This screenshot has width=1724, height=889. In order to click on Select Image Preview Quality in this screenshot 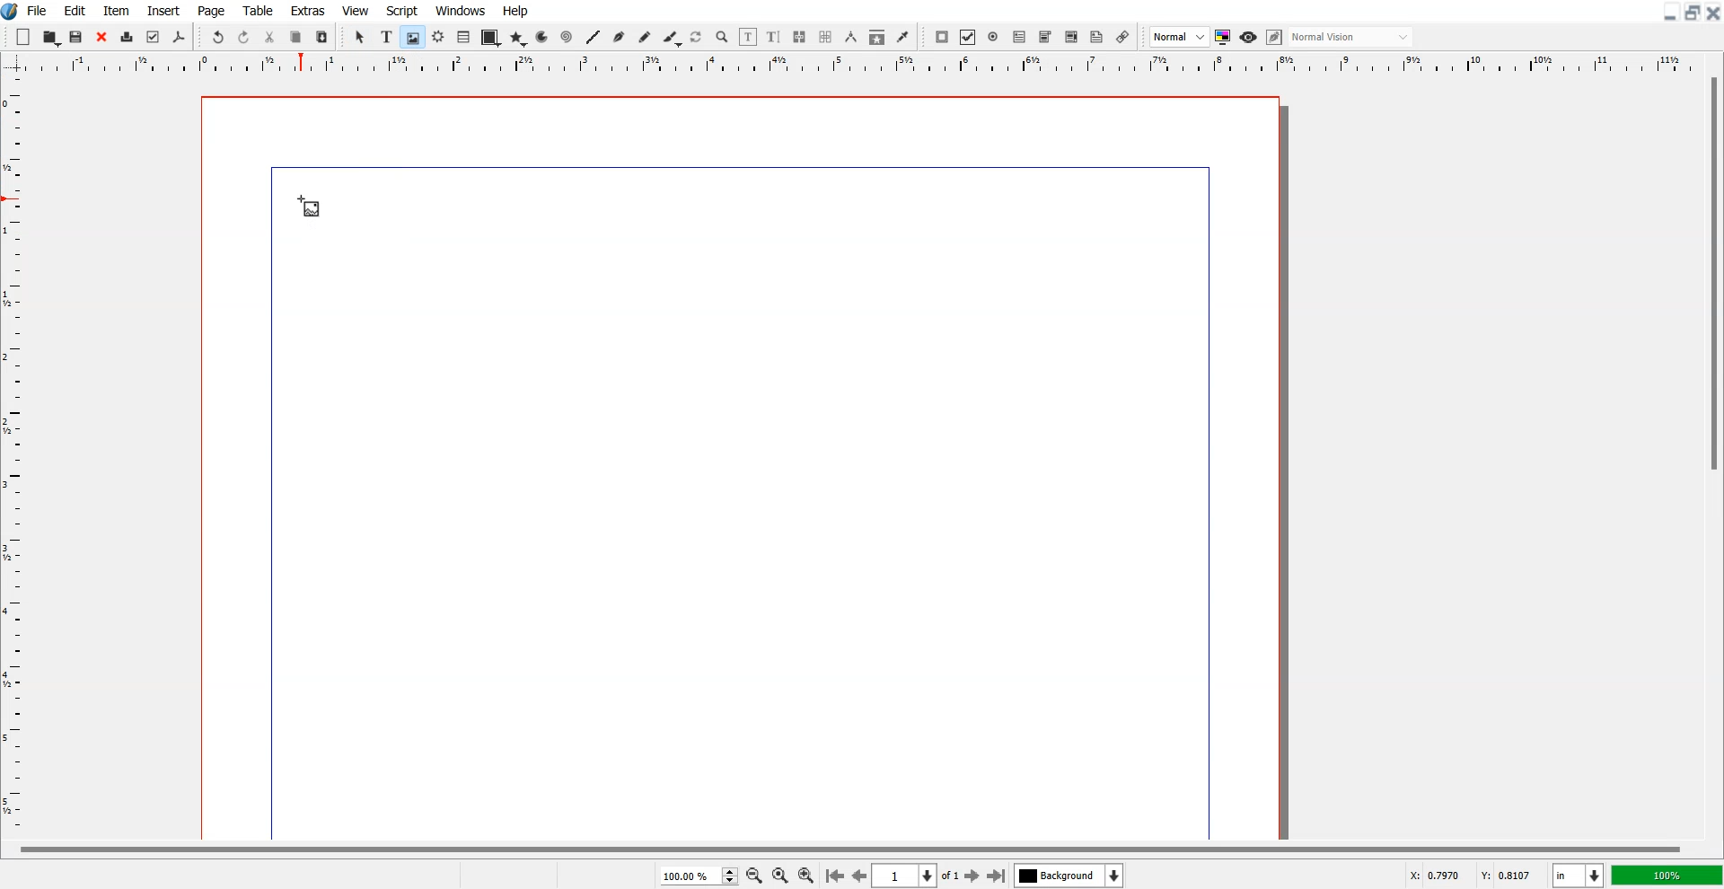, I will do `click(1179, 37)`.